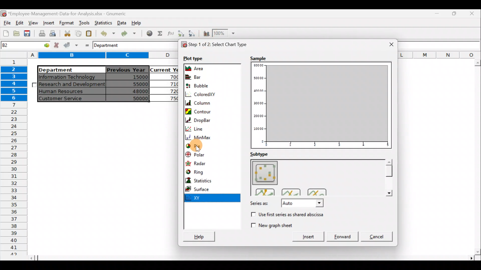 This screenshot has width=481, height=270. I want to click on Help, so click(137, 24).